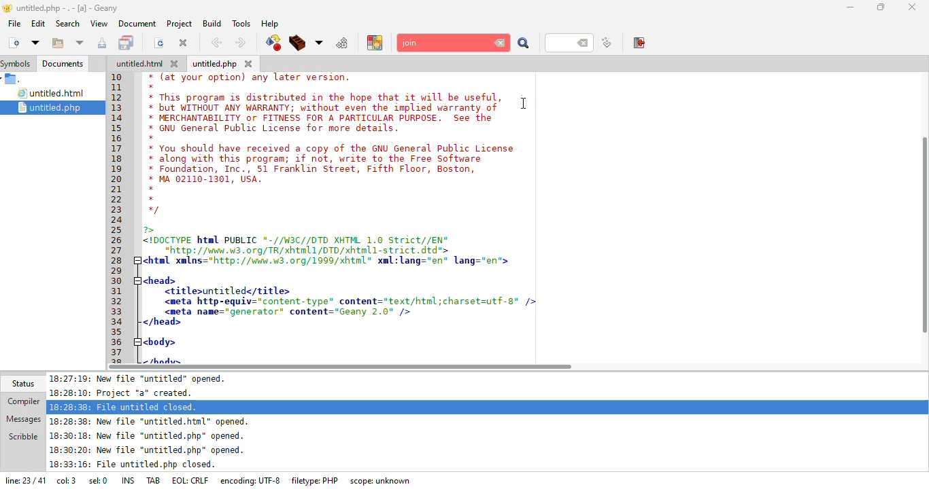 The width and height of the screenshot is (929, 489). Describe the element at coordinates (316, 170) in the screenshot. I see `* Foundation, Inc., 51 Franklin Street, Fifth Floor, Boston,` at that location.